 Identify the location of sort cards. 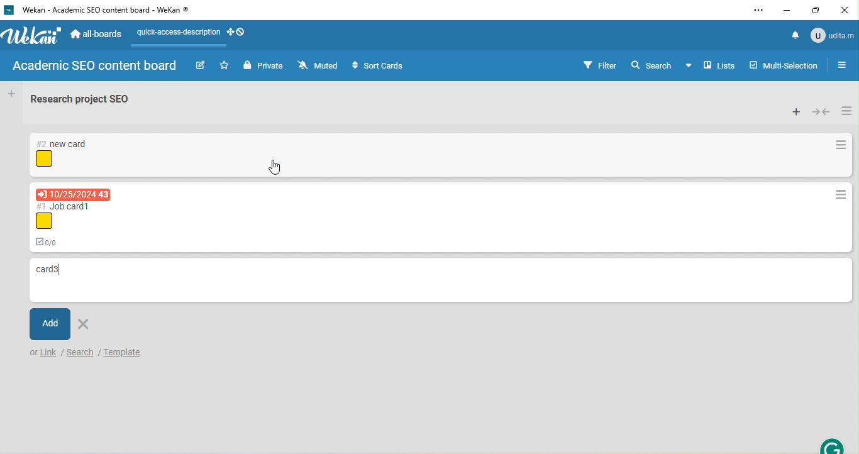
(381, 67).